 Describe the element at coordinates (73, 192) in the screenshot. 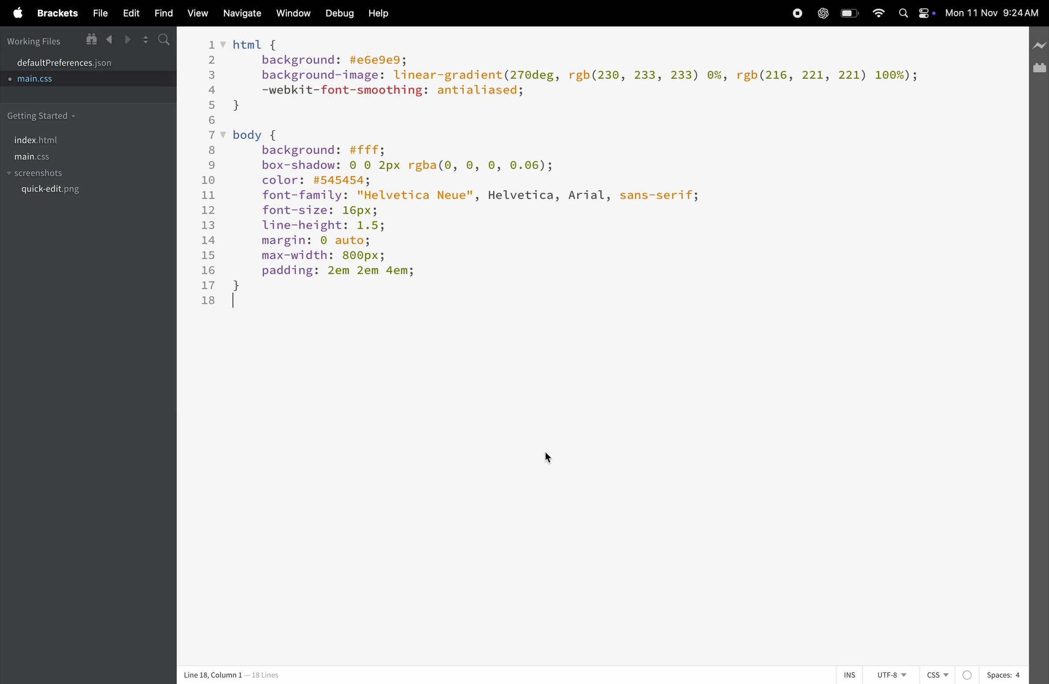

I see `quickedit.png` at that location.